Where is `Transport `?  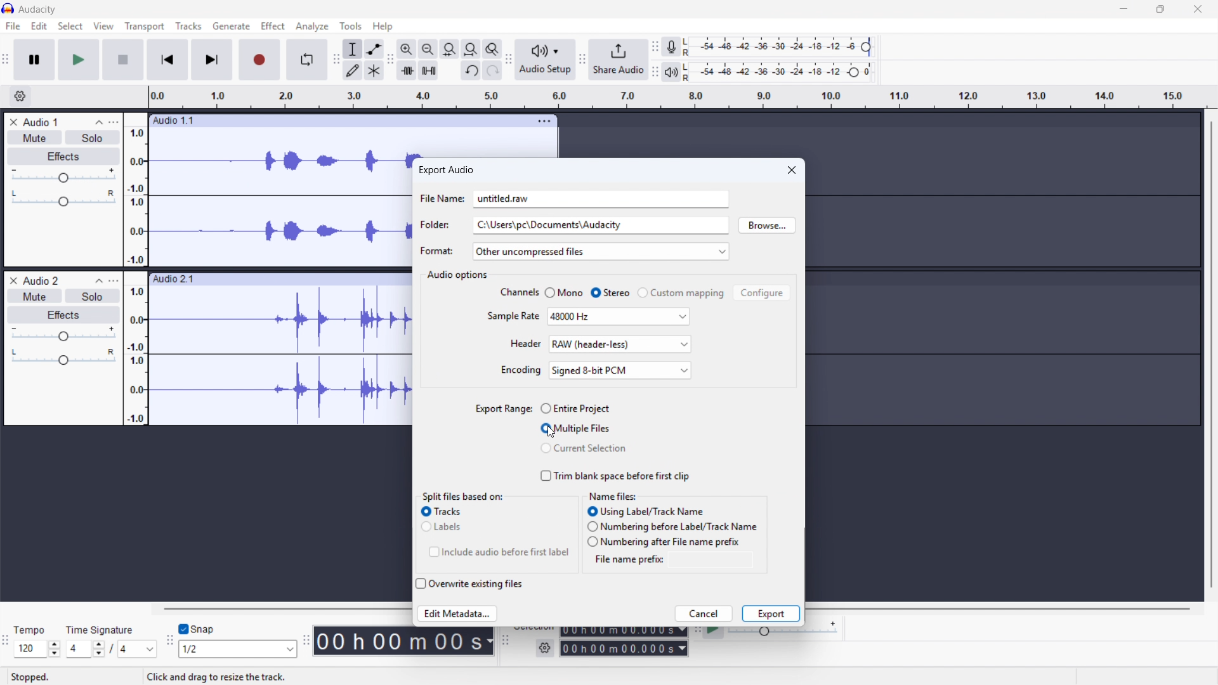 Transport  is located at coordinates (145, 26).